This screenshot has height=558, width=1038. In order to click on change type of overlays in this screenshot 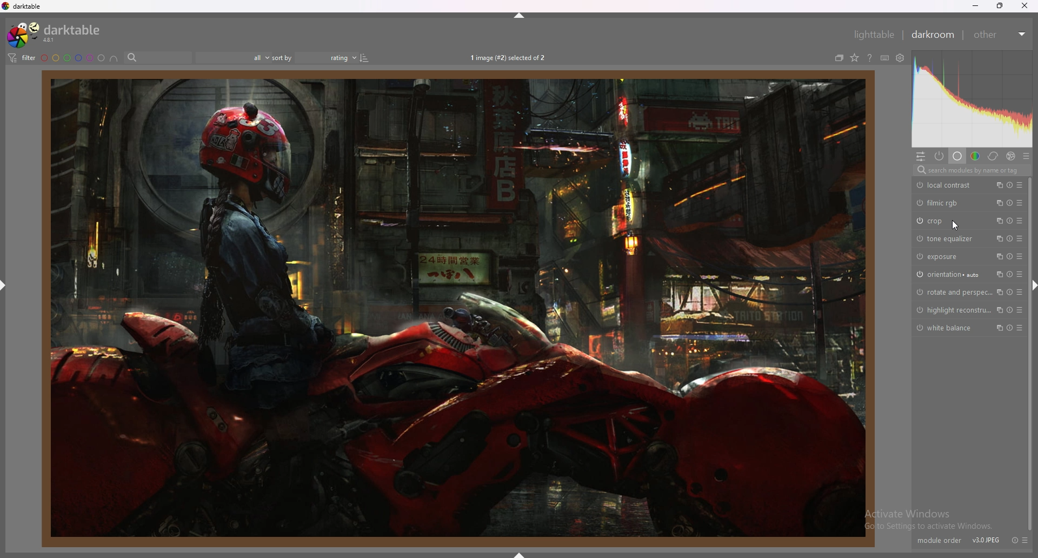, I will do `click(854, 58)`.